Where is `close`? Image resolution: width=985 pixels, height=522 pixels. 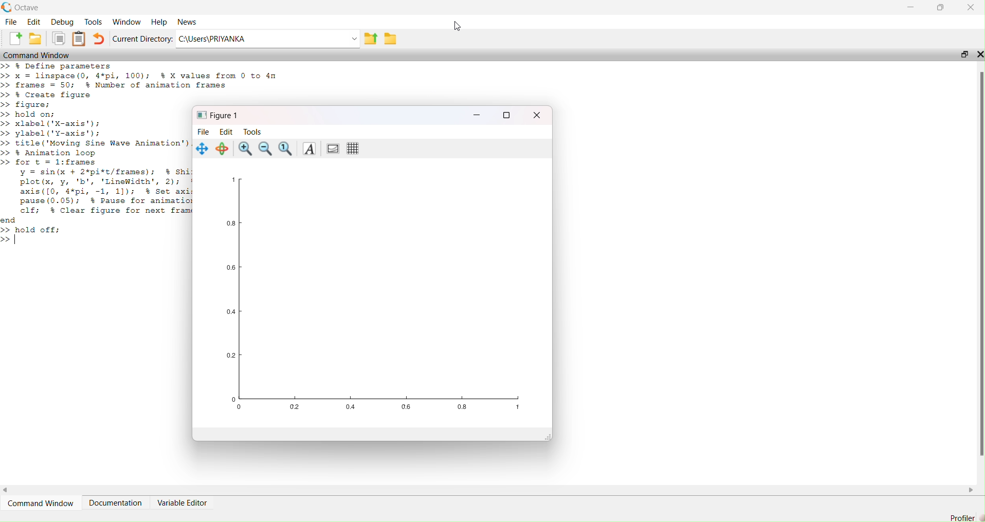
close is located at coordinates (979, 54).